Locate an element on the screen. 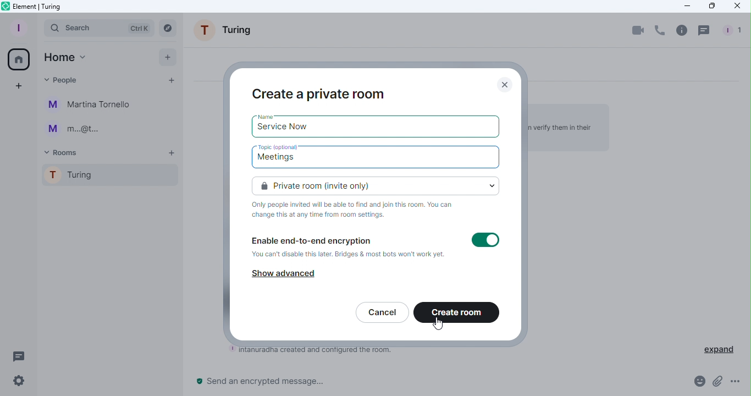 The image size is (751, 396). Rooms is located at coordinates (64, 152).